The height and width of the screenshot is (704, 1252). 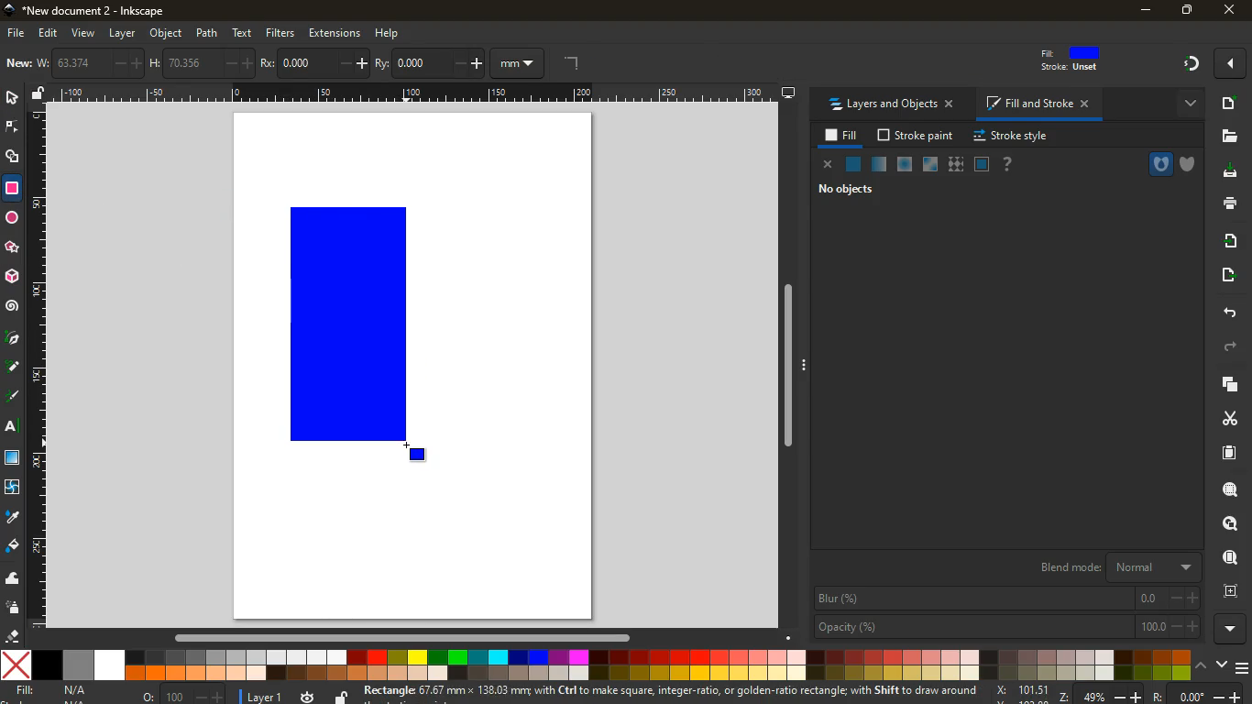 What do you see at coordinates (36, 367) in the screenshot?
I see `Horizontal Margin` at bounding box center [36, 367].